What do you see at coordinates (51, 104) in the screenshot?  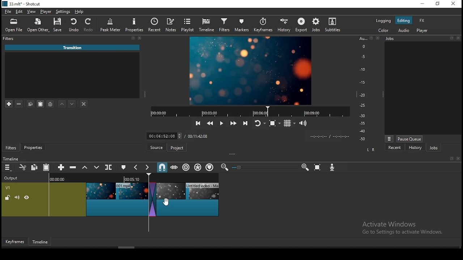 I see `save filter sets` at bounding box center [51, 104].